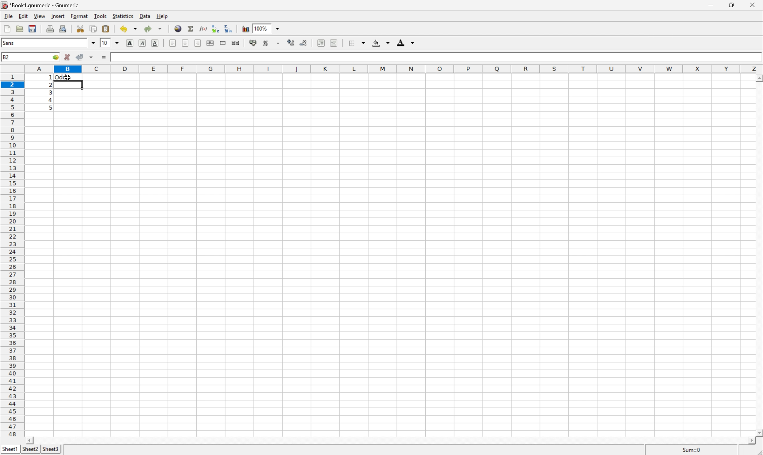  Describe the element at coordinates (129, 42) in the screenshot. I see `Bold` at that location.